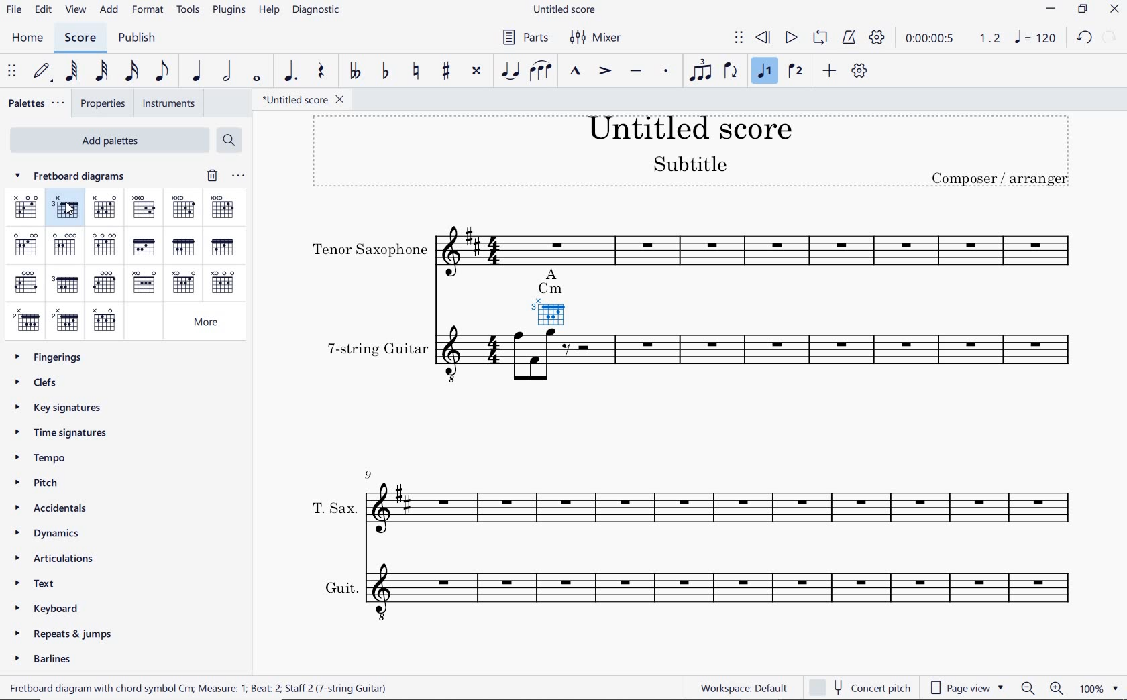 The image size is (1127, 700). What do you see at coordinates (685, 487) in the screenshot?
I see `INSTRUMENT: T.SAX` at bounding box center [685, 487].